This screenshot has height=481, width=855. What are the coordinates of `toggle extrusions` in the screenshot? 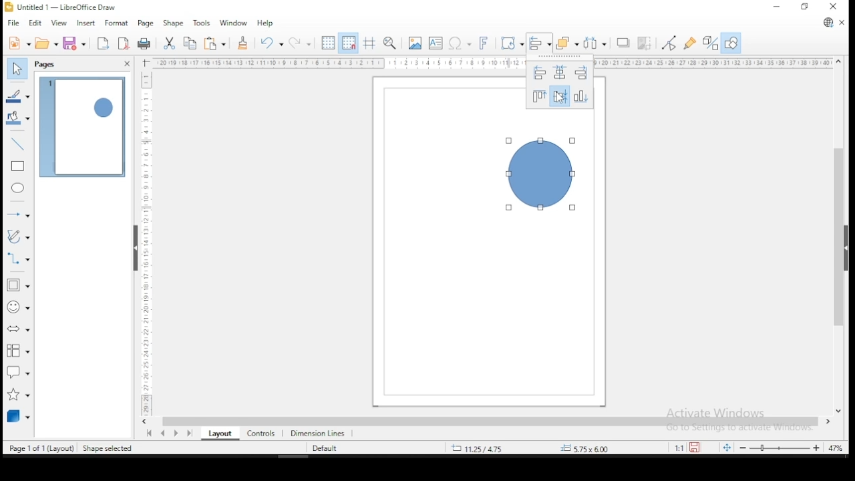 It's located at (711, 44).